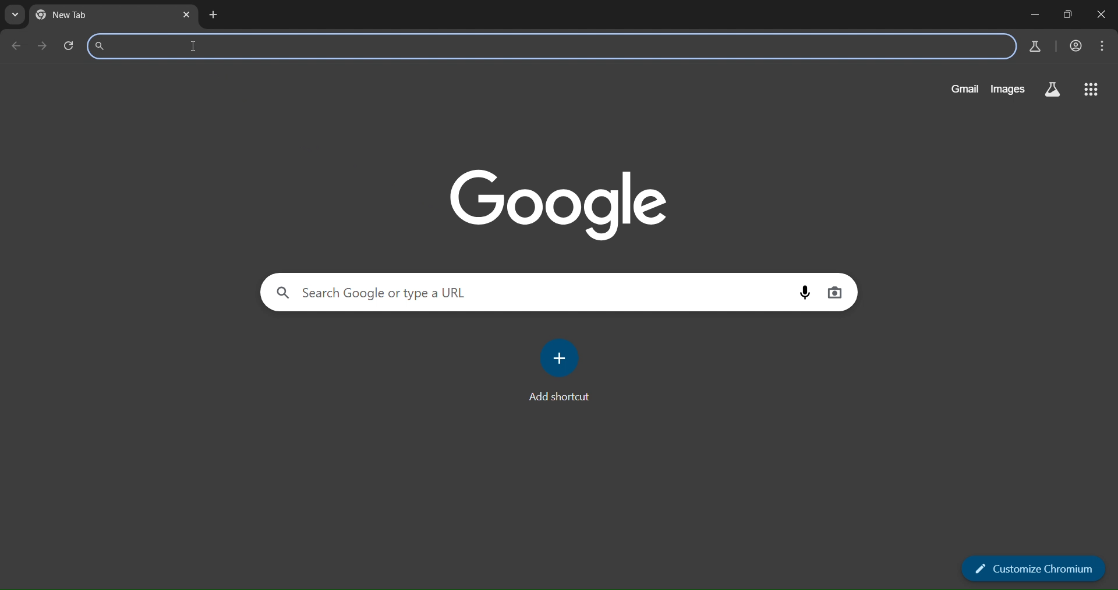 The width and height of the screenshot is (1118, 590). Describe the element at coordinates (1007, 90) in the screenshot. I see `images` at that location.